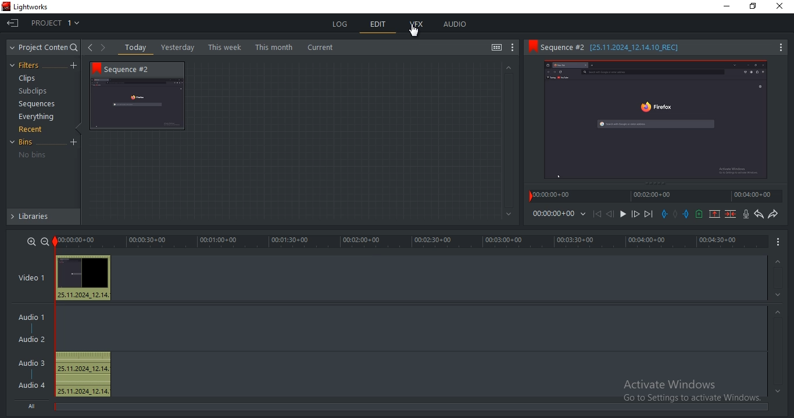 This screenshot has height=418, width=794. I want to click on everything, so click(35, 117).